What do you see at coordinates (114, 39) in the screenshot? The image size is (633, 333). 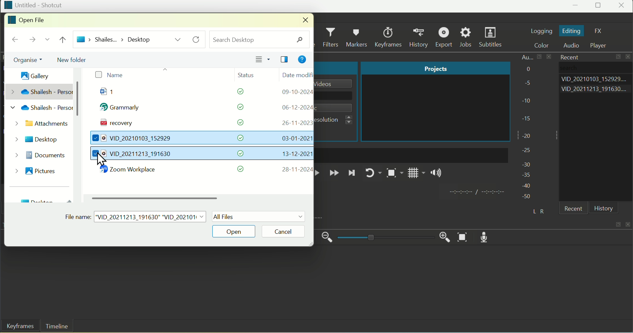 I see `path` at bounding box center [114, 39].